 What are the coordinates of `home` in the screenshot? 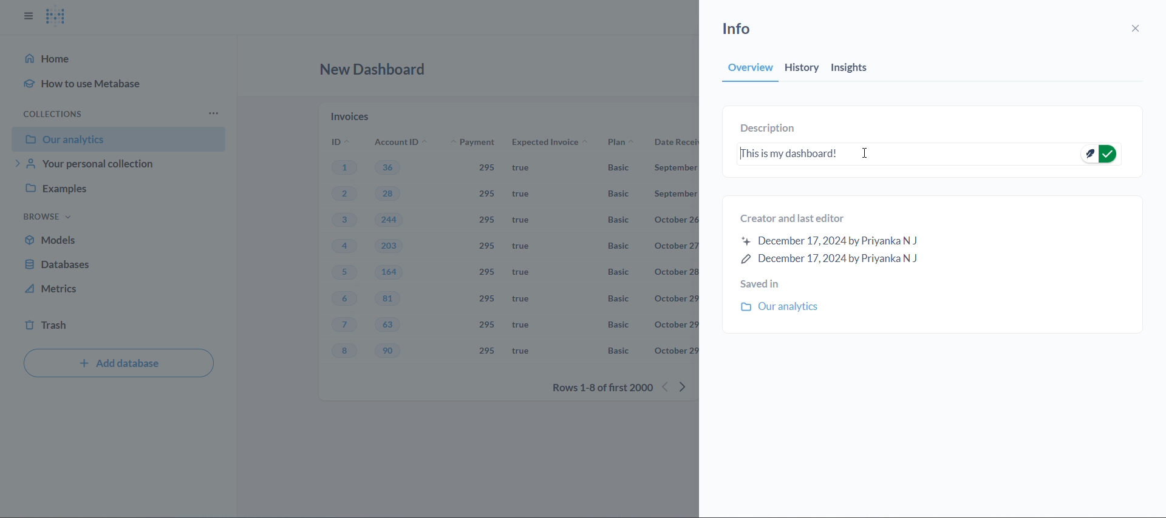 It's located at (52, 59).